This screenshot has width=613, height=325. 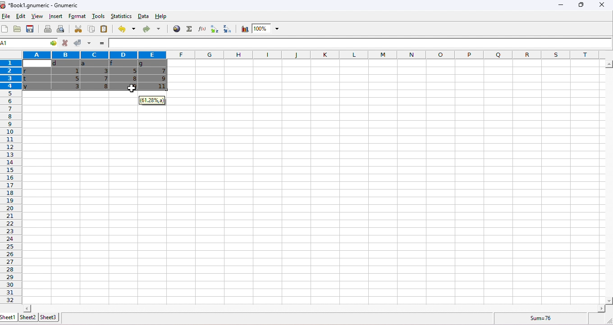 I want to click on insert hyperlink, so click(x=177, y=28).